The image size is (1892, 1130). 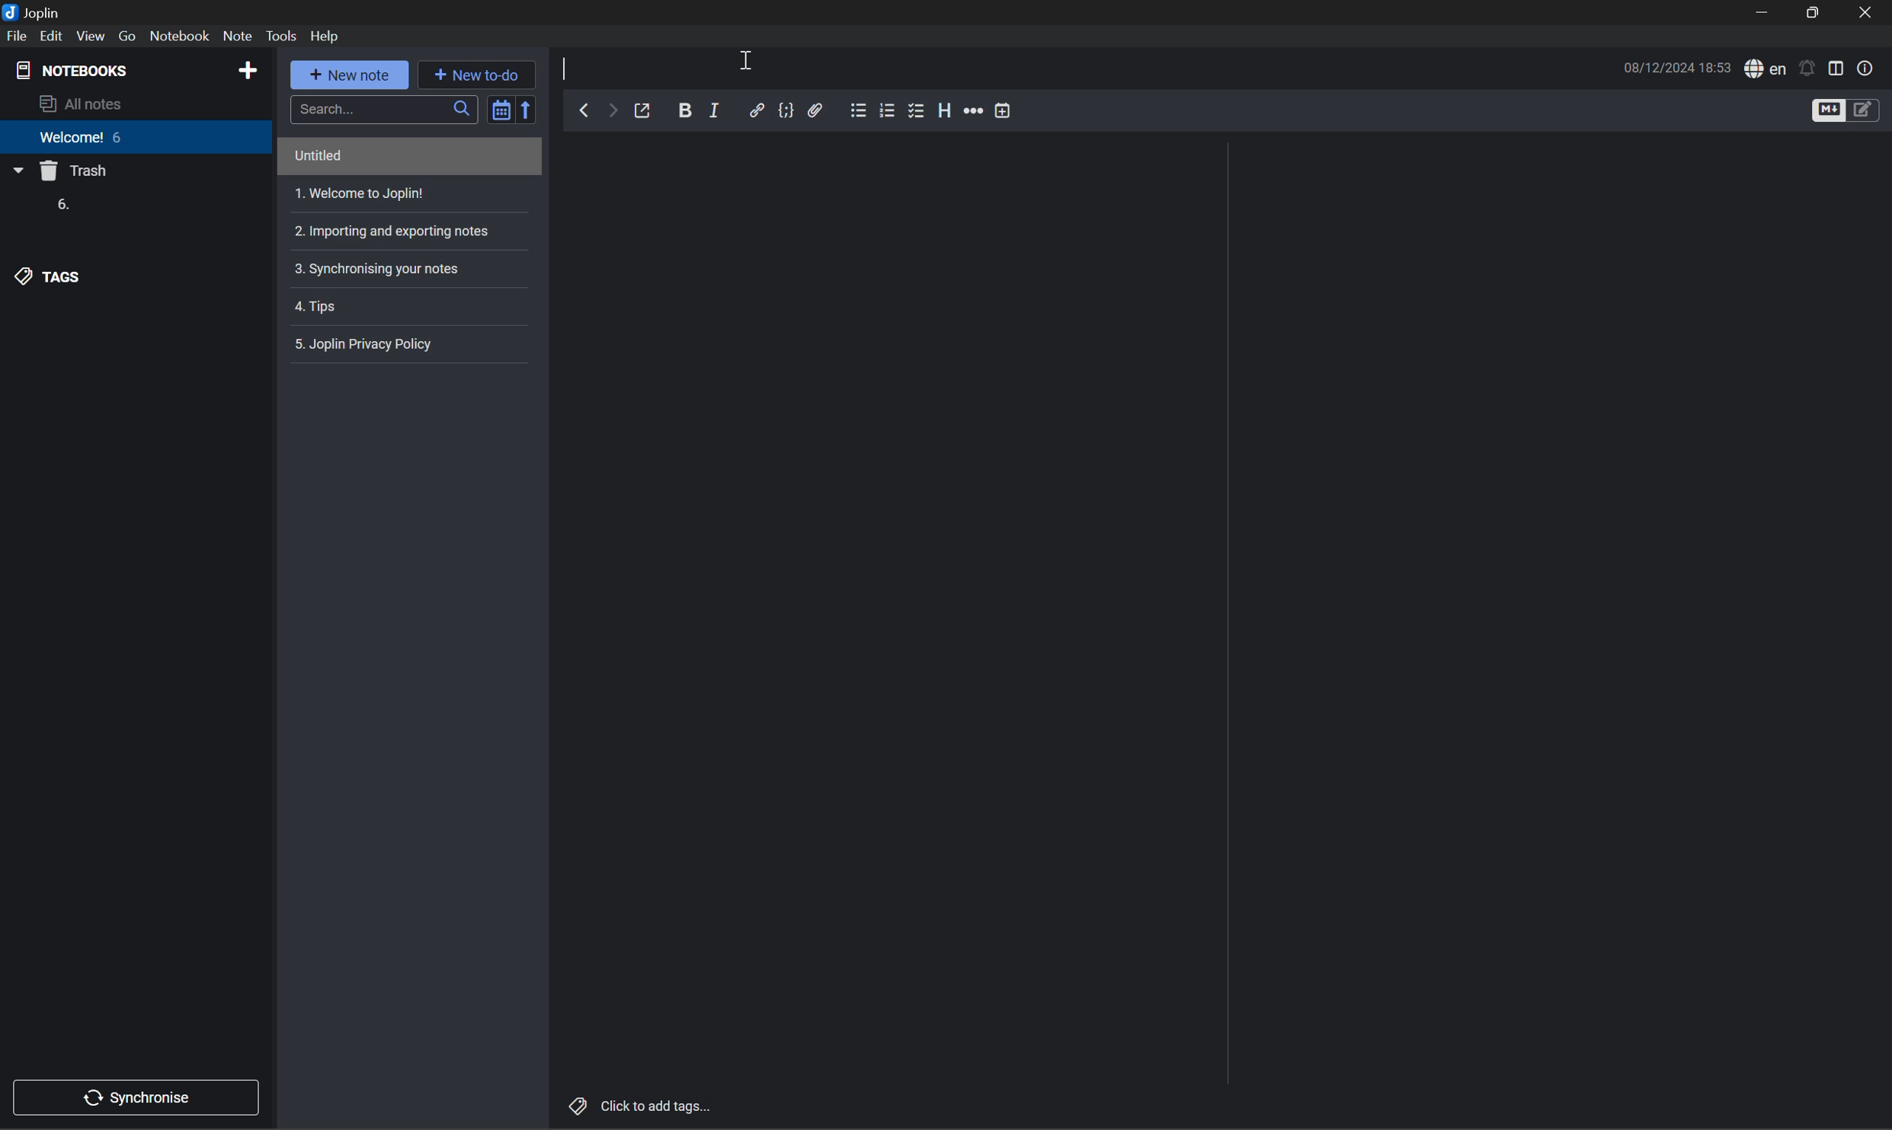 I want to click on Bold, so click(x=685, y=109).